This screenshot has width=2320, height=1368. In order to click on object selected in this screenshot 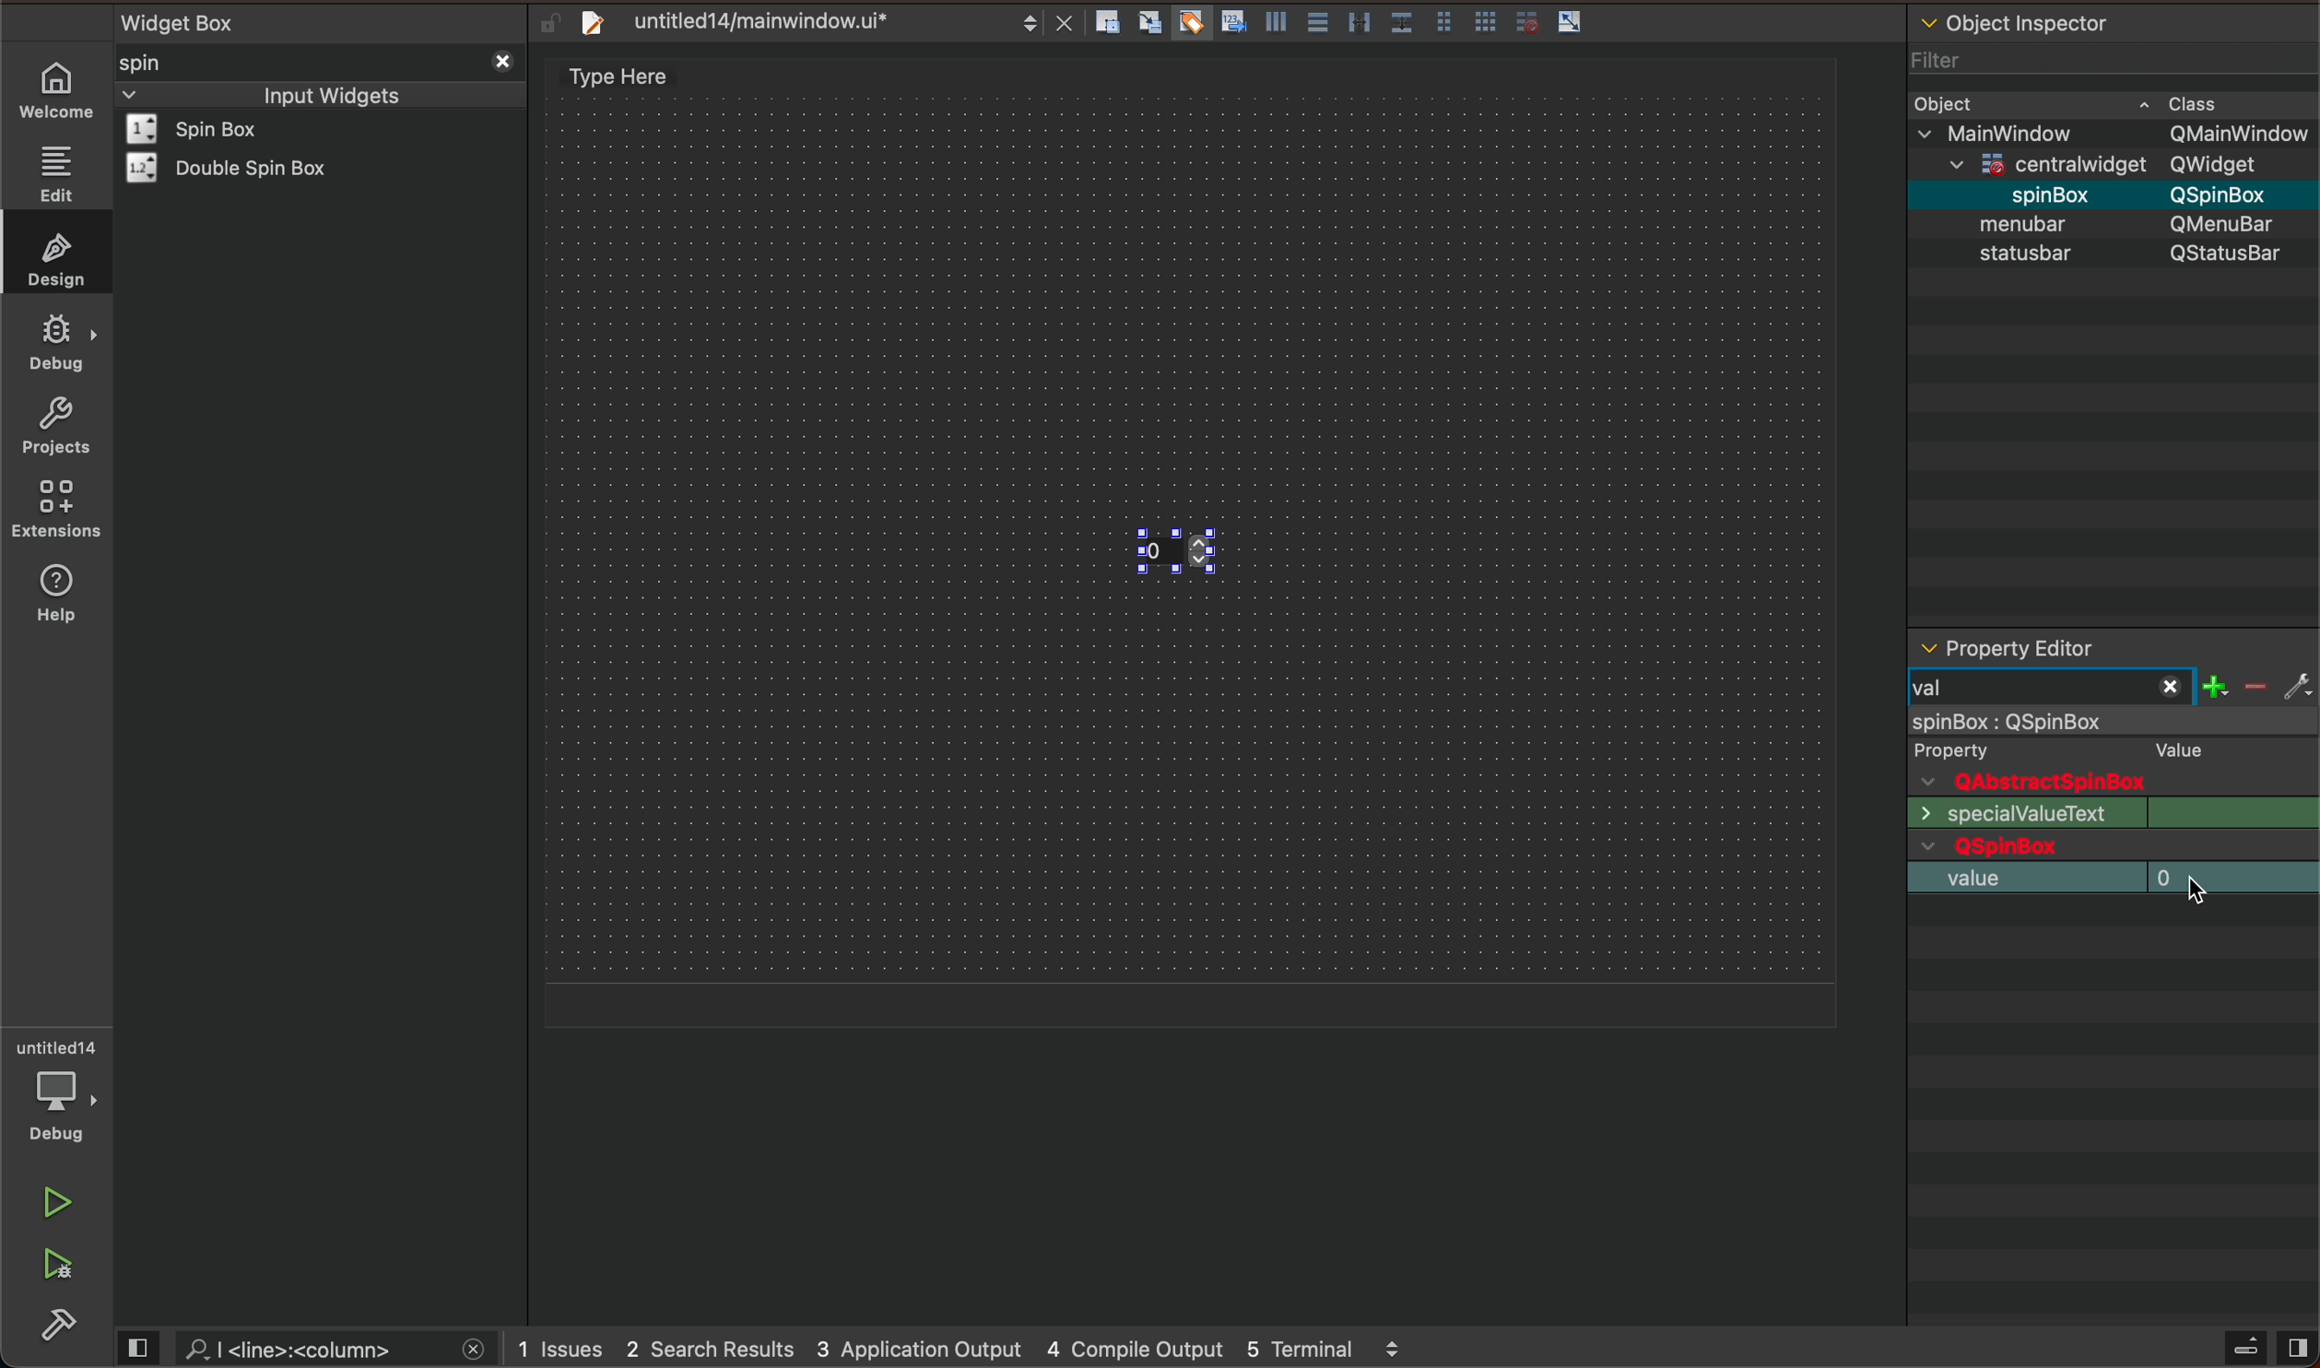, I will do `click(2111, 723)`.